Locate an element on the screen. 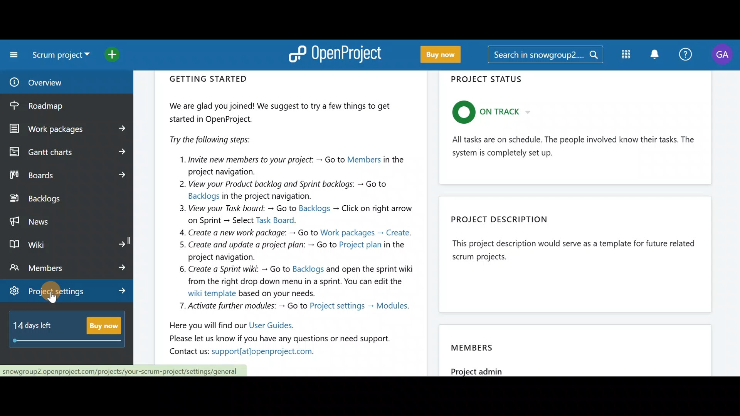 Image resolution: width=740 pixels, height=416 pixels. Buy now is located at coordinates (70, 334).